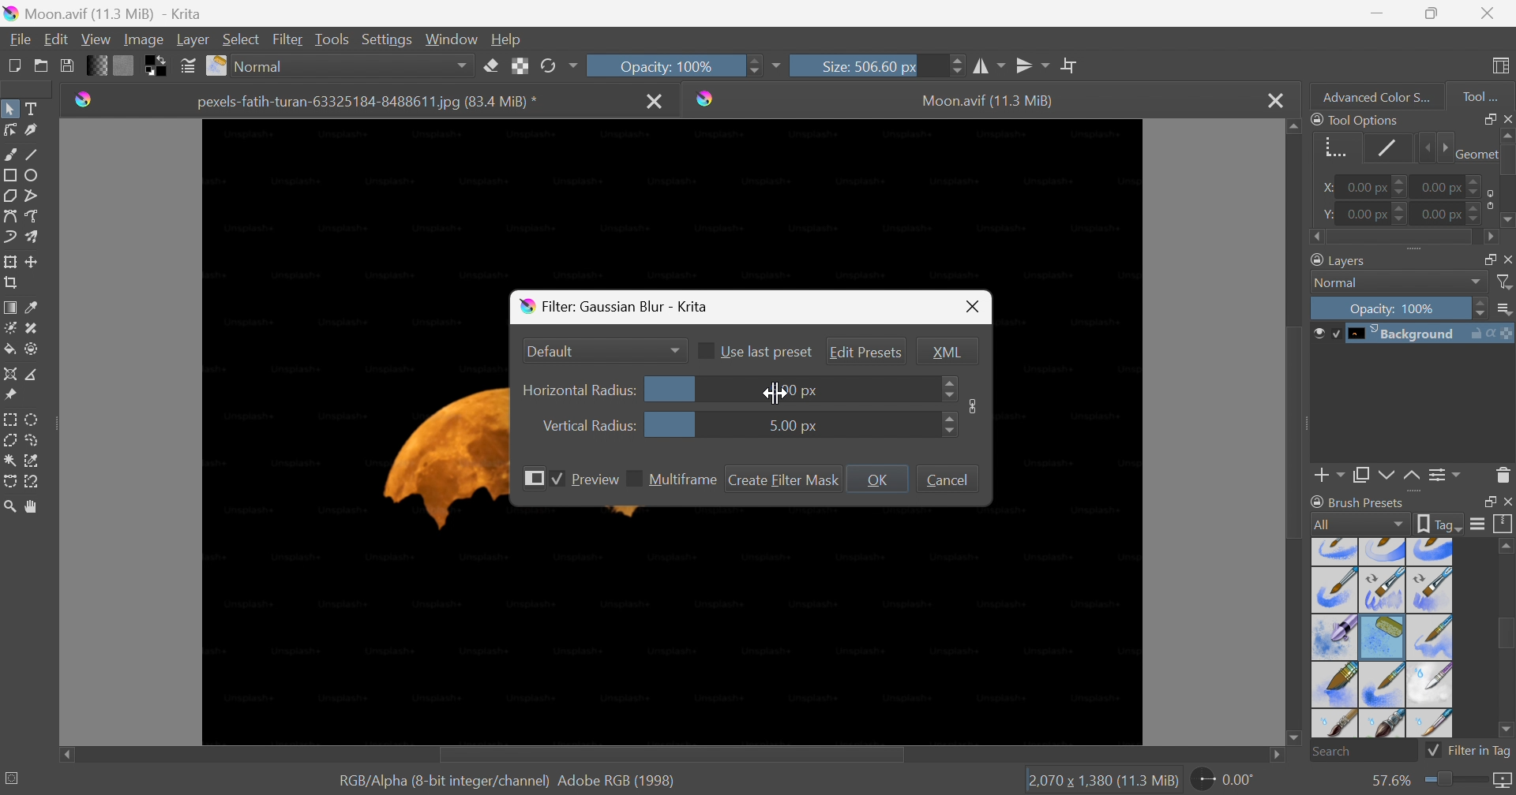 This screenshot has height=795, width=1516. I want to click on RGB/Alpha (8-bit integer/channel), so click(441, 782).